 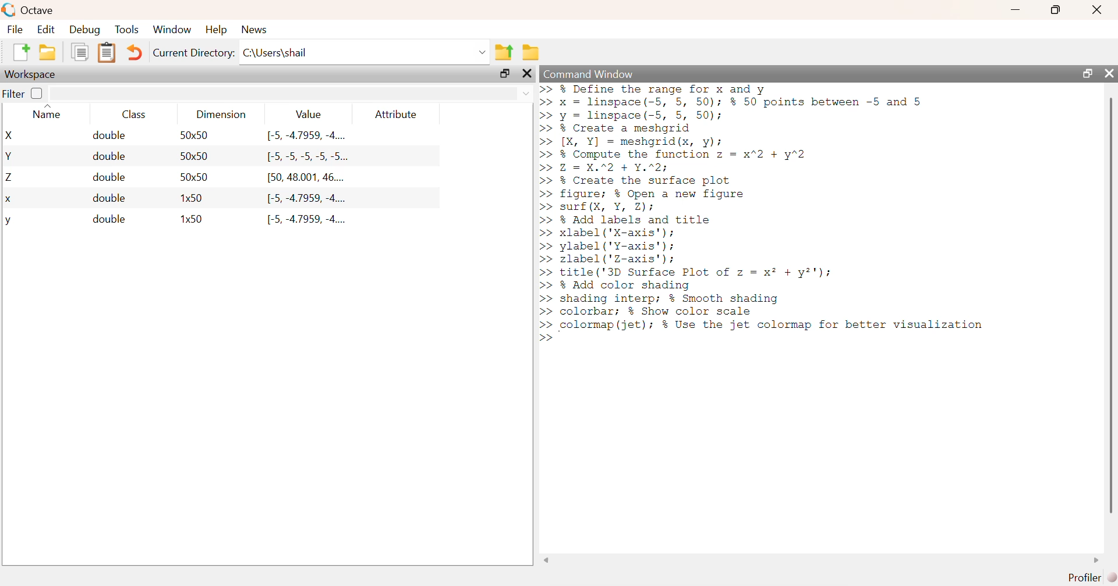 What do you see at coordinates (194, 135) in the screenshot?
I see `50x50` at bounding box center [194, 135].